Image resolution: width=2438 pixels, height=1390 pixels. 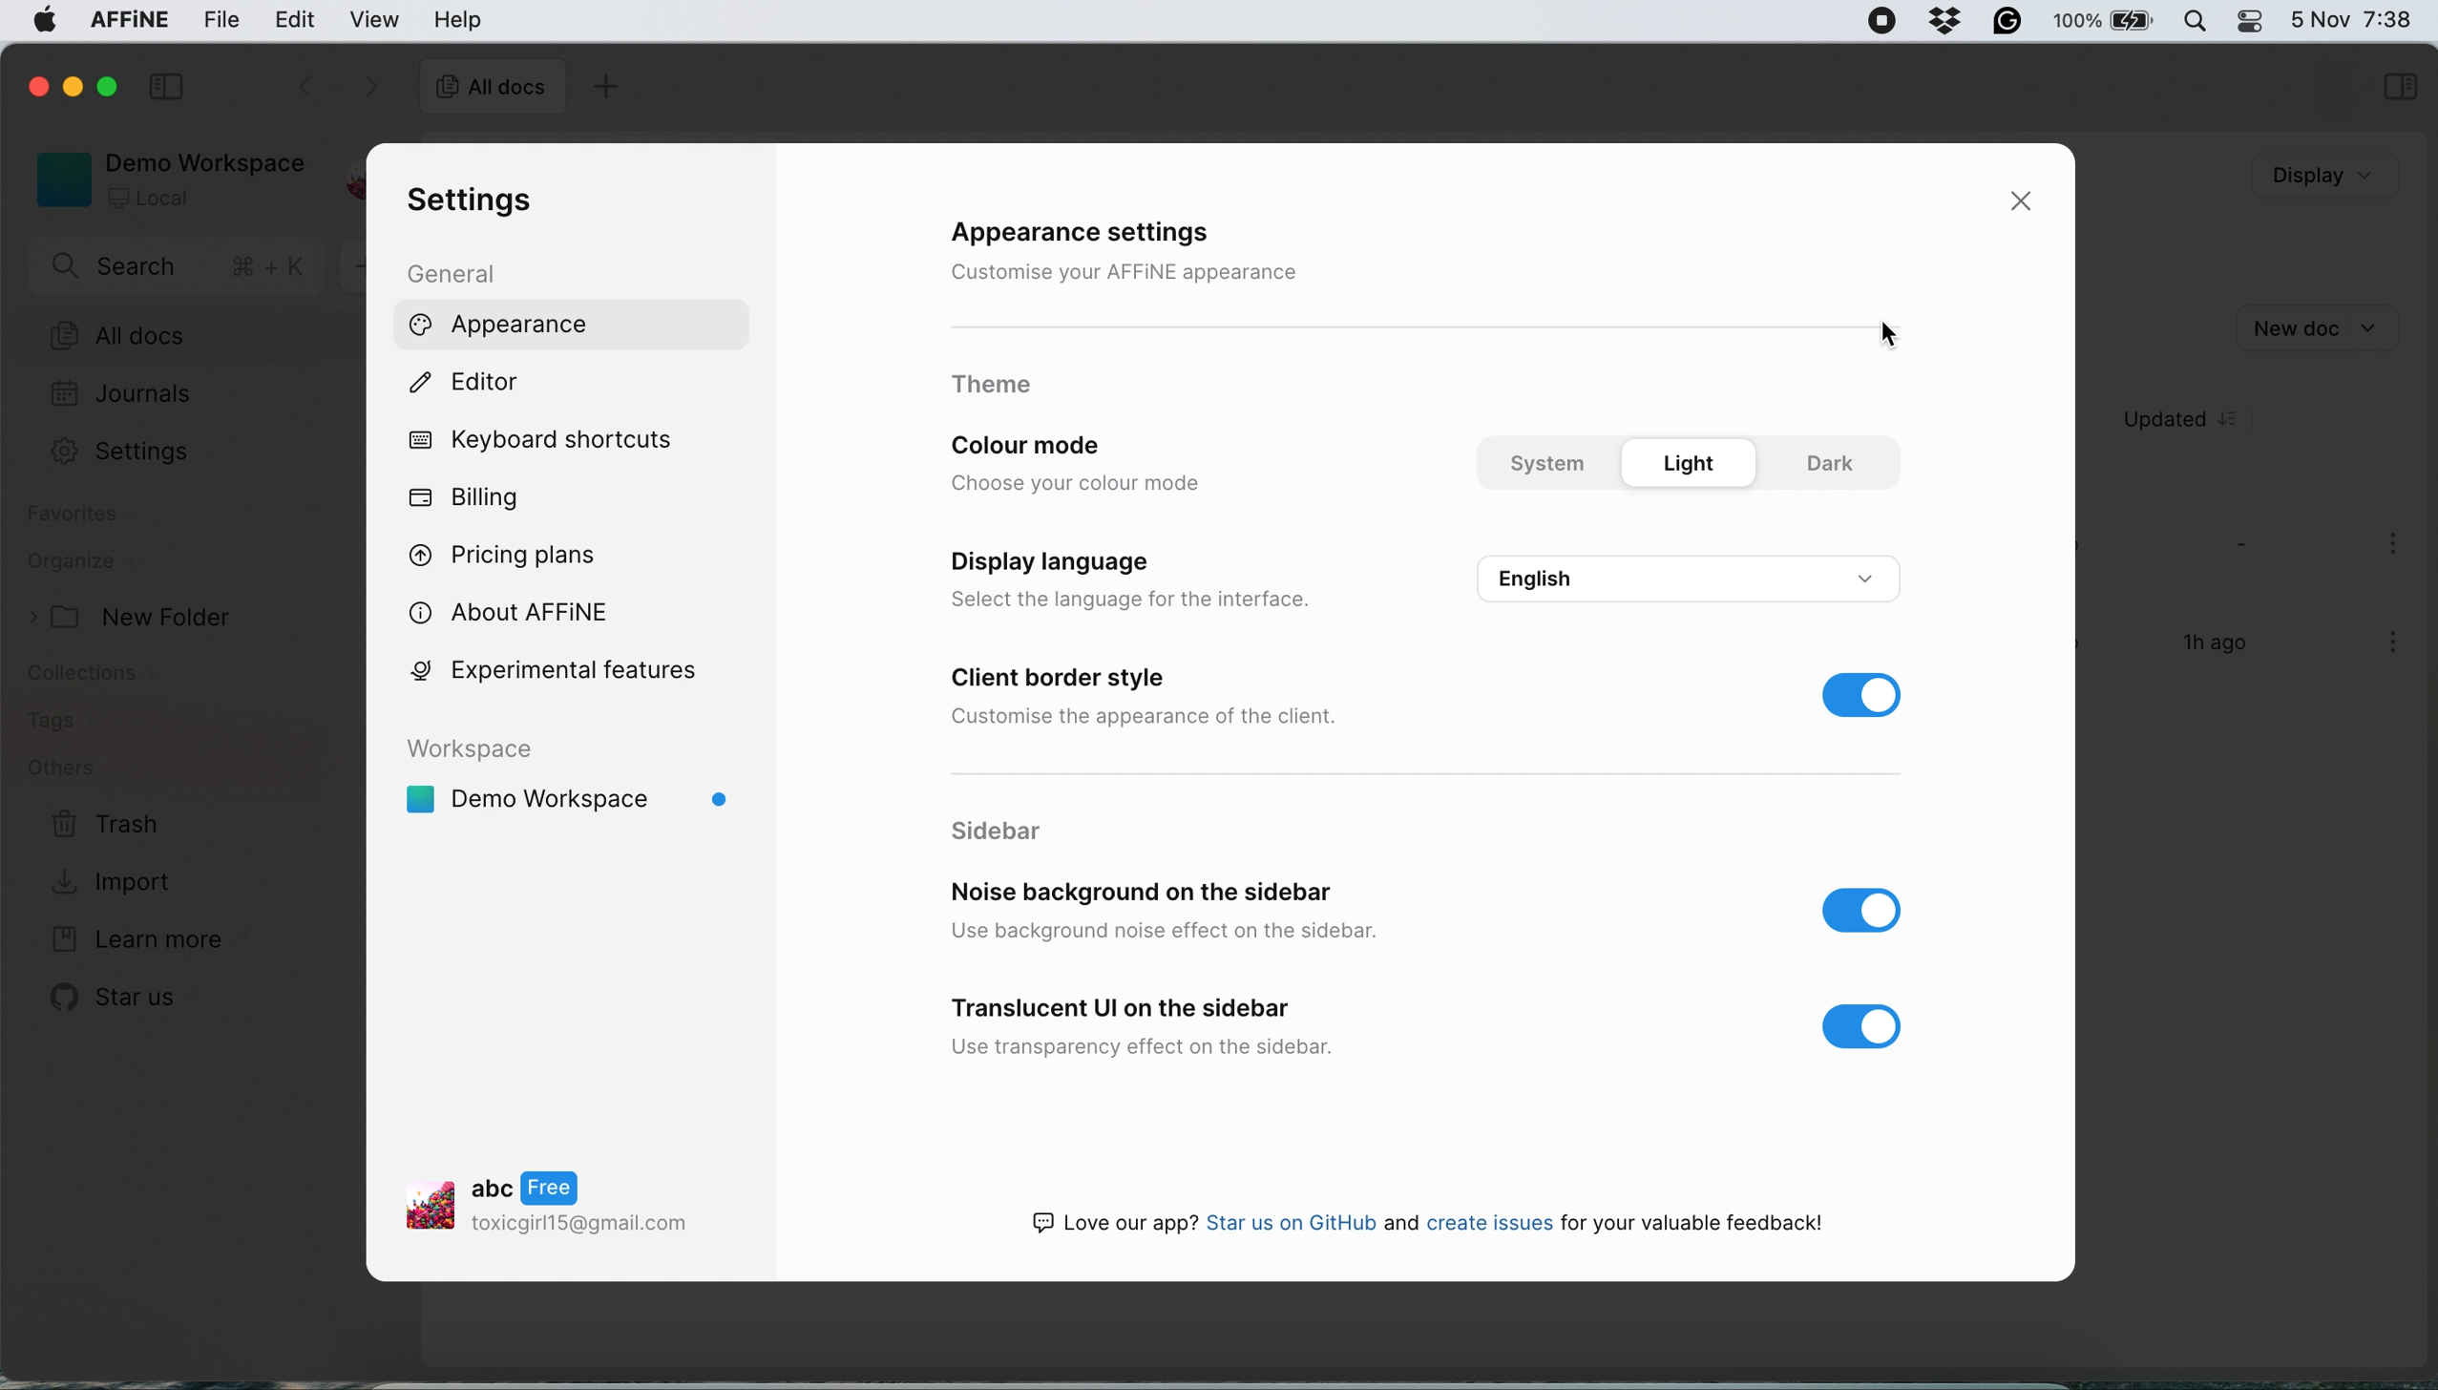 I want to click on general, so click(x=459, y=275).